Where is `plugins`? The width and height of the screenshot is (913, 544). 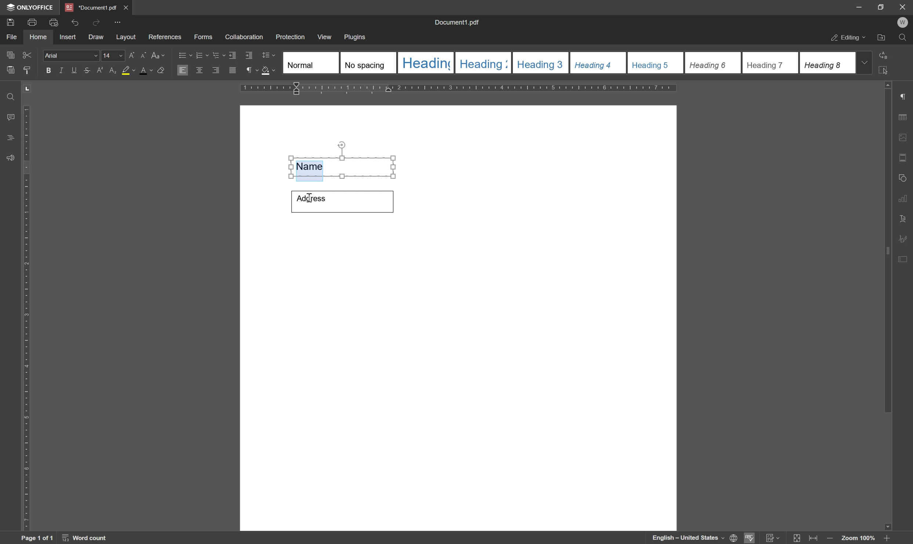
plugins is located at coordinates (356, 37).